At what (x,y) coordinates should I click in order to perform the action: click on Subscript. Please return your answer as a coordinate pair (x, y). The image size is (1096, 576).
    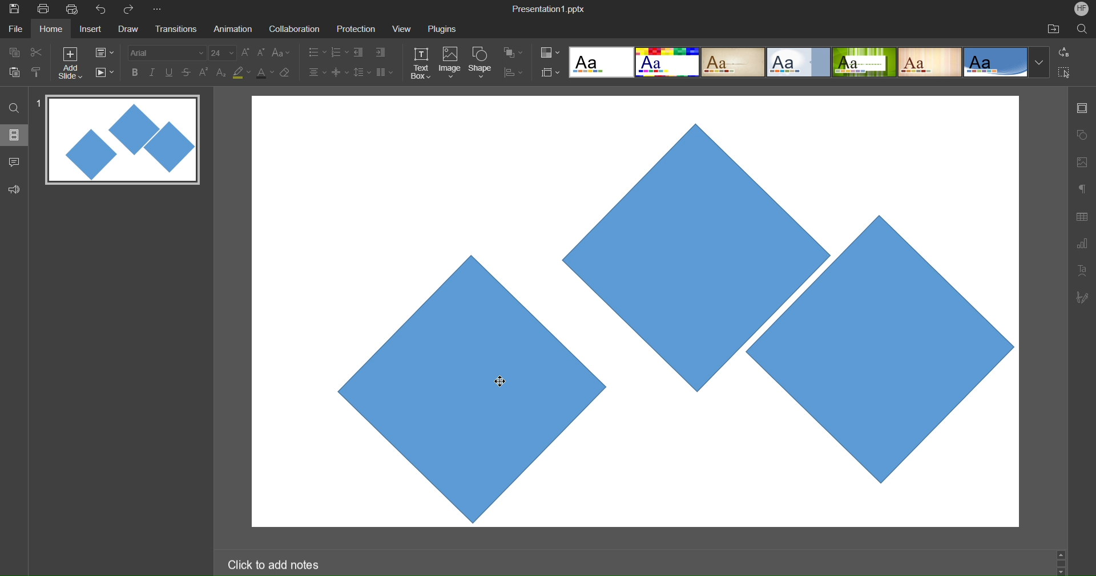
    Looking at the image, I should click on (222, 72).